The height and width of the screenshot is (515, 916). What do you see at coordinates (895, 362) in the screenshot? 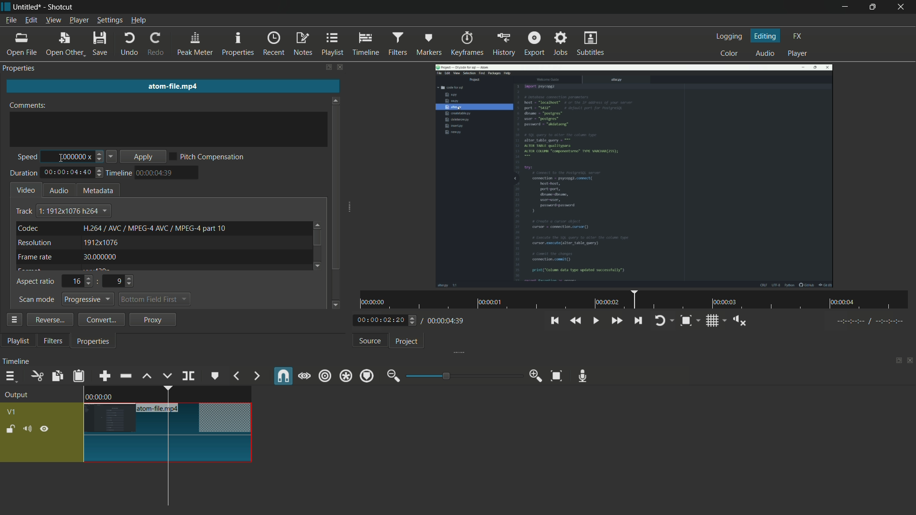
I see `change layout` at bounding box center [895, 362].